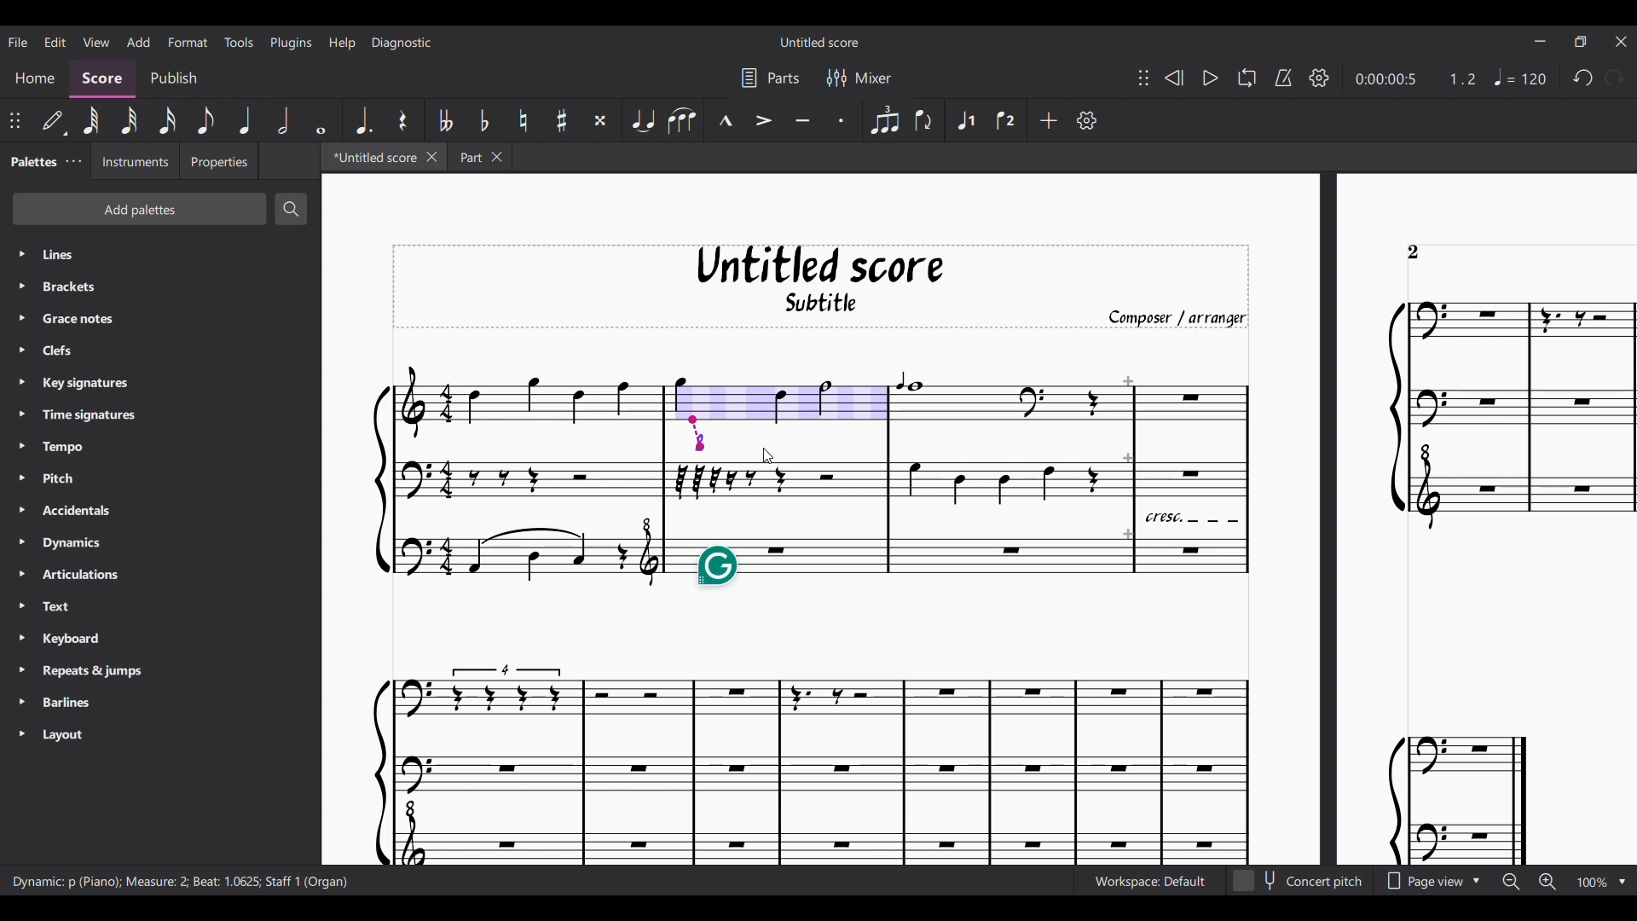 The height and width of the screenshot is (921, 1637). What do you see at coordinates (102, 79) in the screenshot?
I see `Score, current section highlighted` at bounding box center [102, 79].